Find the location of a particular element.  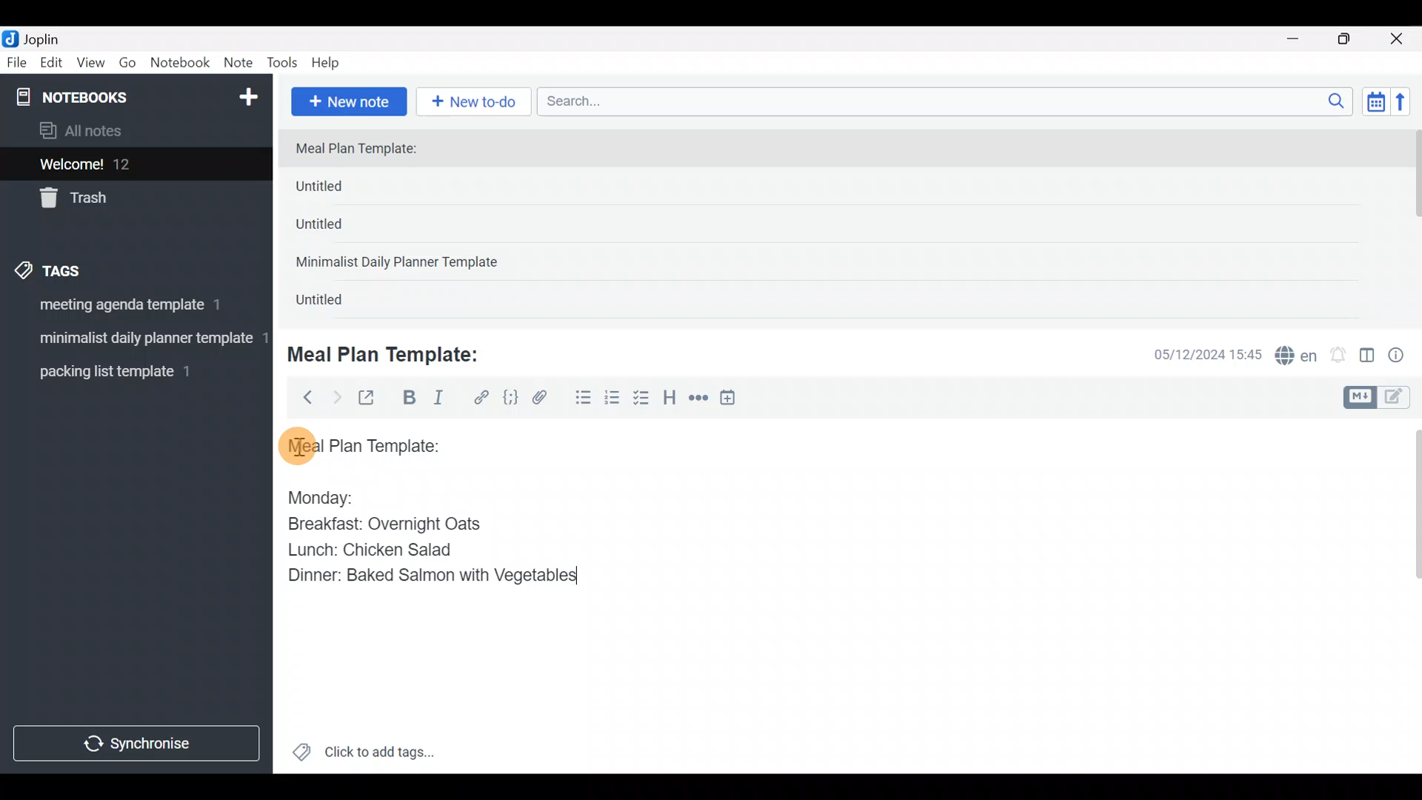

Untitled is located at coordinates (336, 303).